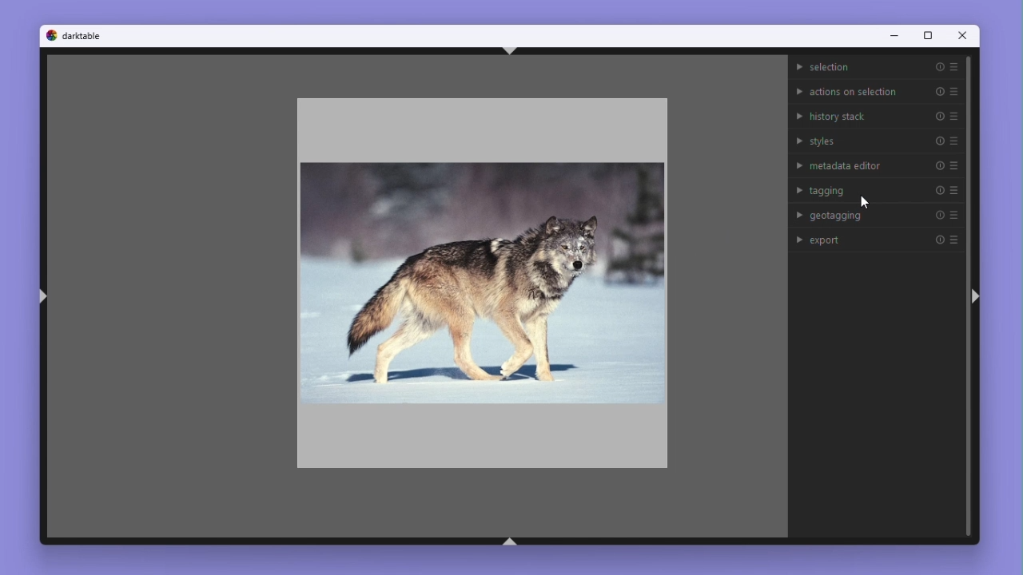 The height and width of the screenshot is (575, 1023). Describe the element at coordinates (42, 298) in the screenshot. I see `ctrl+shift+l` at that location.